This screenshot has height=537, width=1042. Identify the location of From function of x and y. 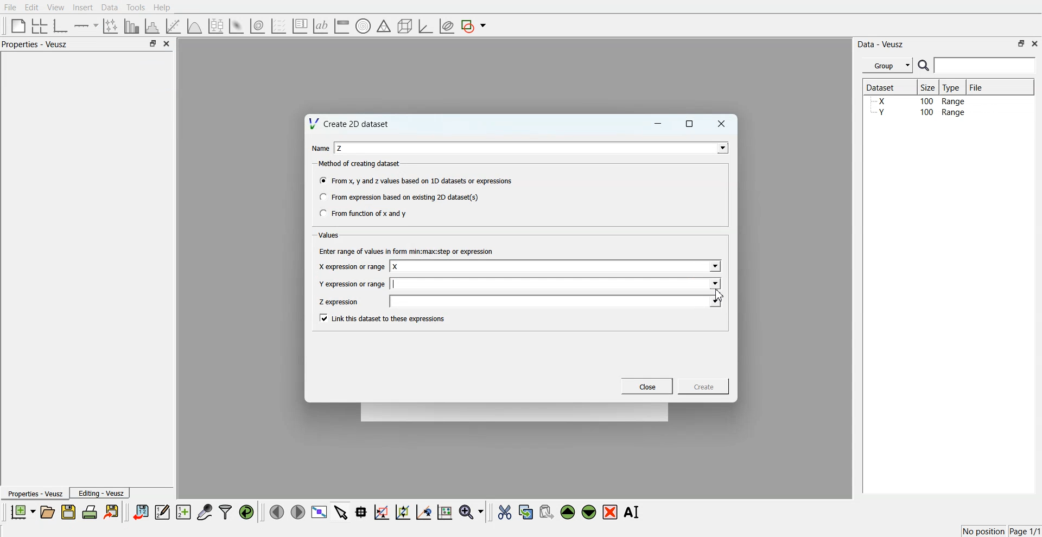
(364, 213).